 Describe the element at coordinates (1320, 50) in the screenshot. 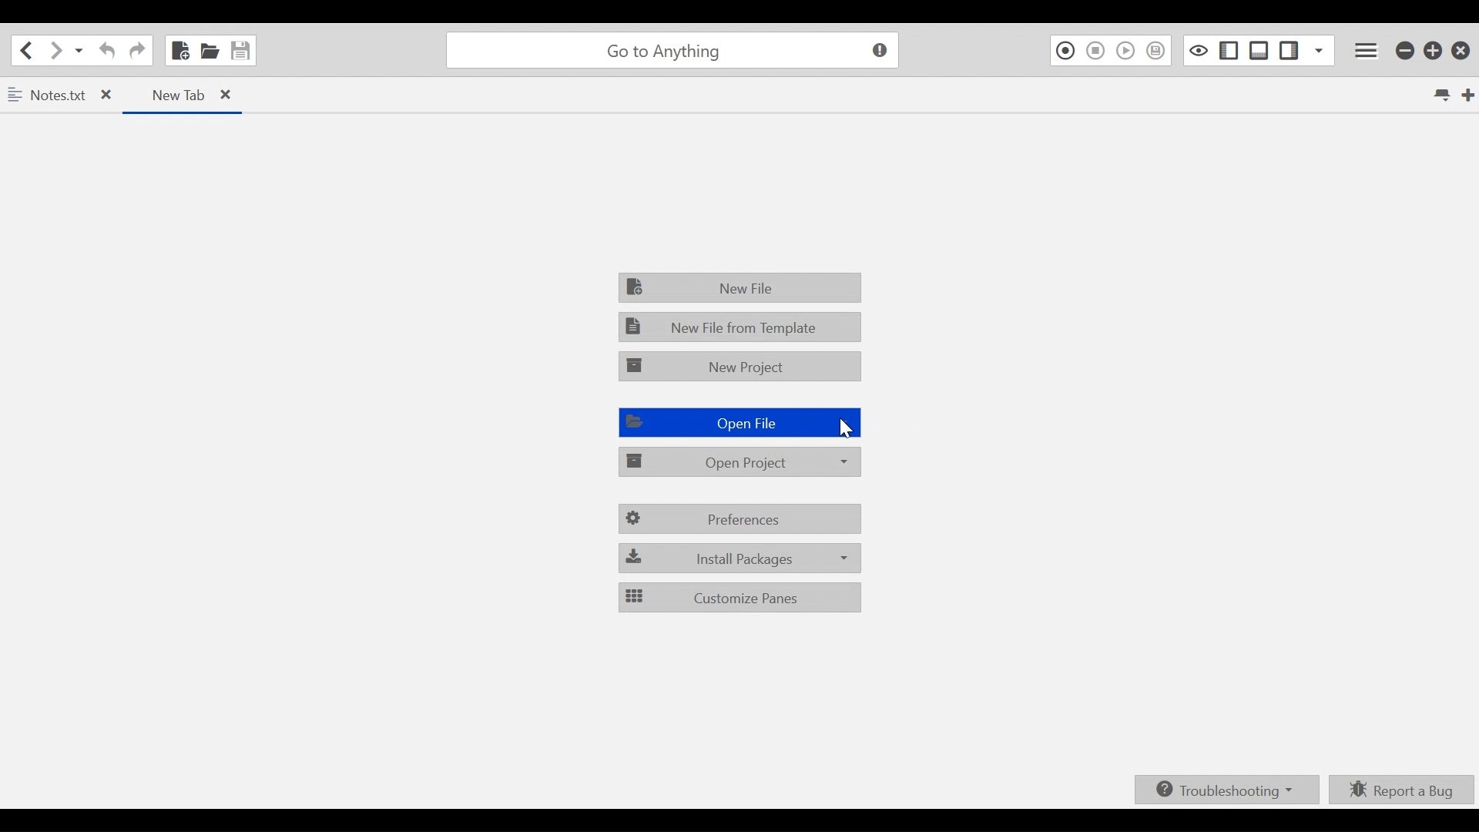

I see `Show Specific Sidebar` at that location.